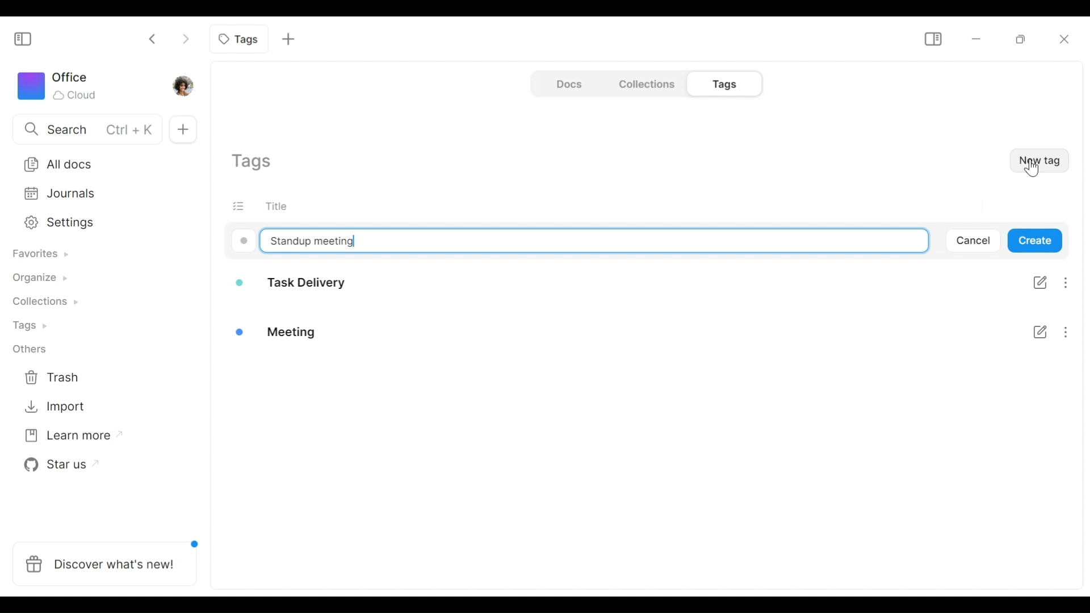 The height and width of the screenshot is (613, 1090). I want to click on Type tag name here, so click(596, 241).